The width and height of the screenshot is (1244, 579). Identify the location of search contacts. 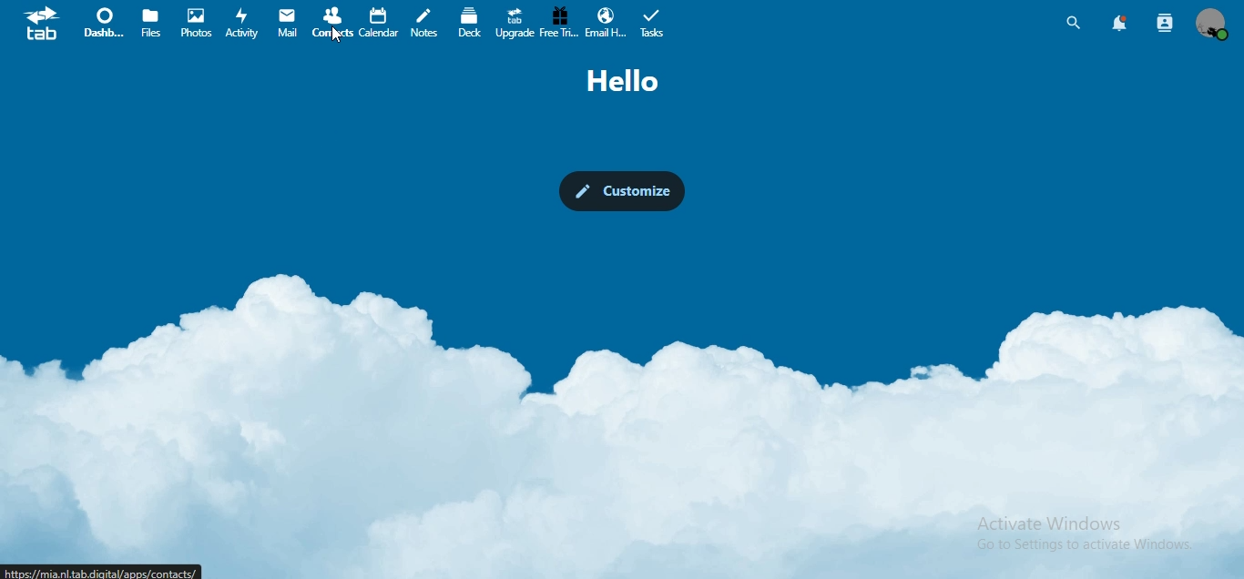
(1166, 25).